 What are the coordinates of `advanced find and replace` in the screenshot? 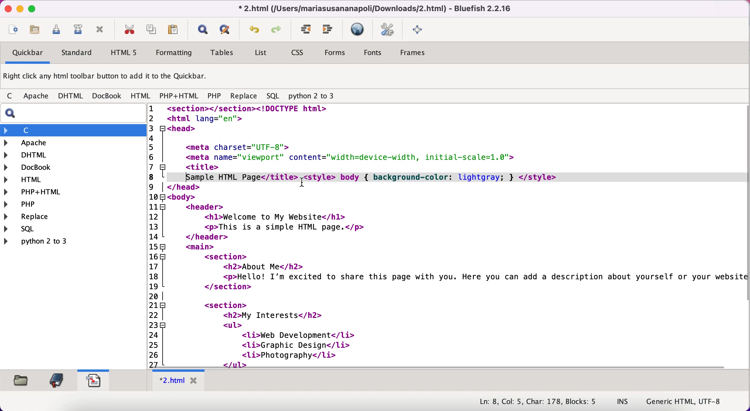 It's located at (226, 29).